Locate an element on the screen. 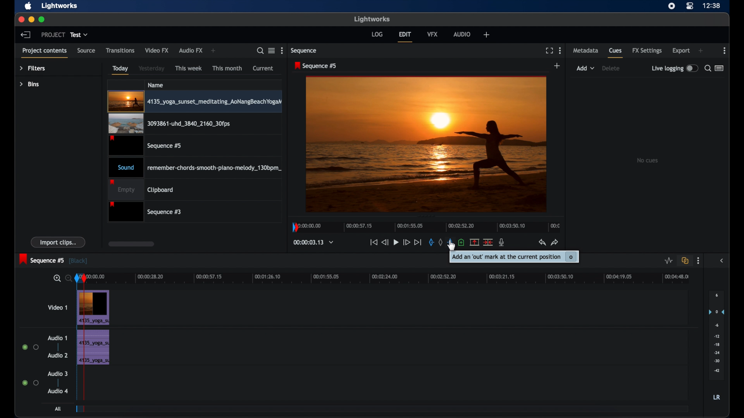 The width and height of the screenshot is (744, 418). split is located at coordinates (488, 243).